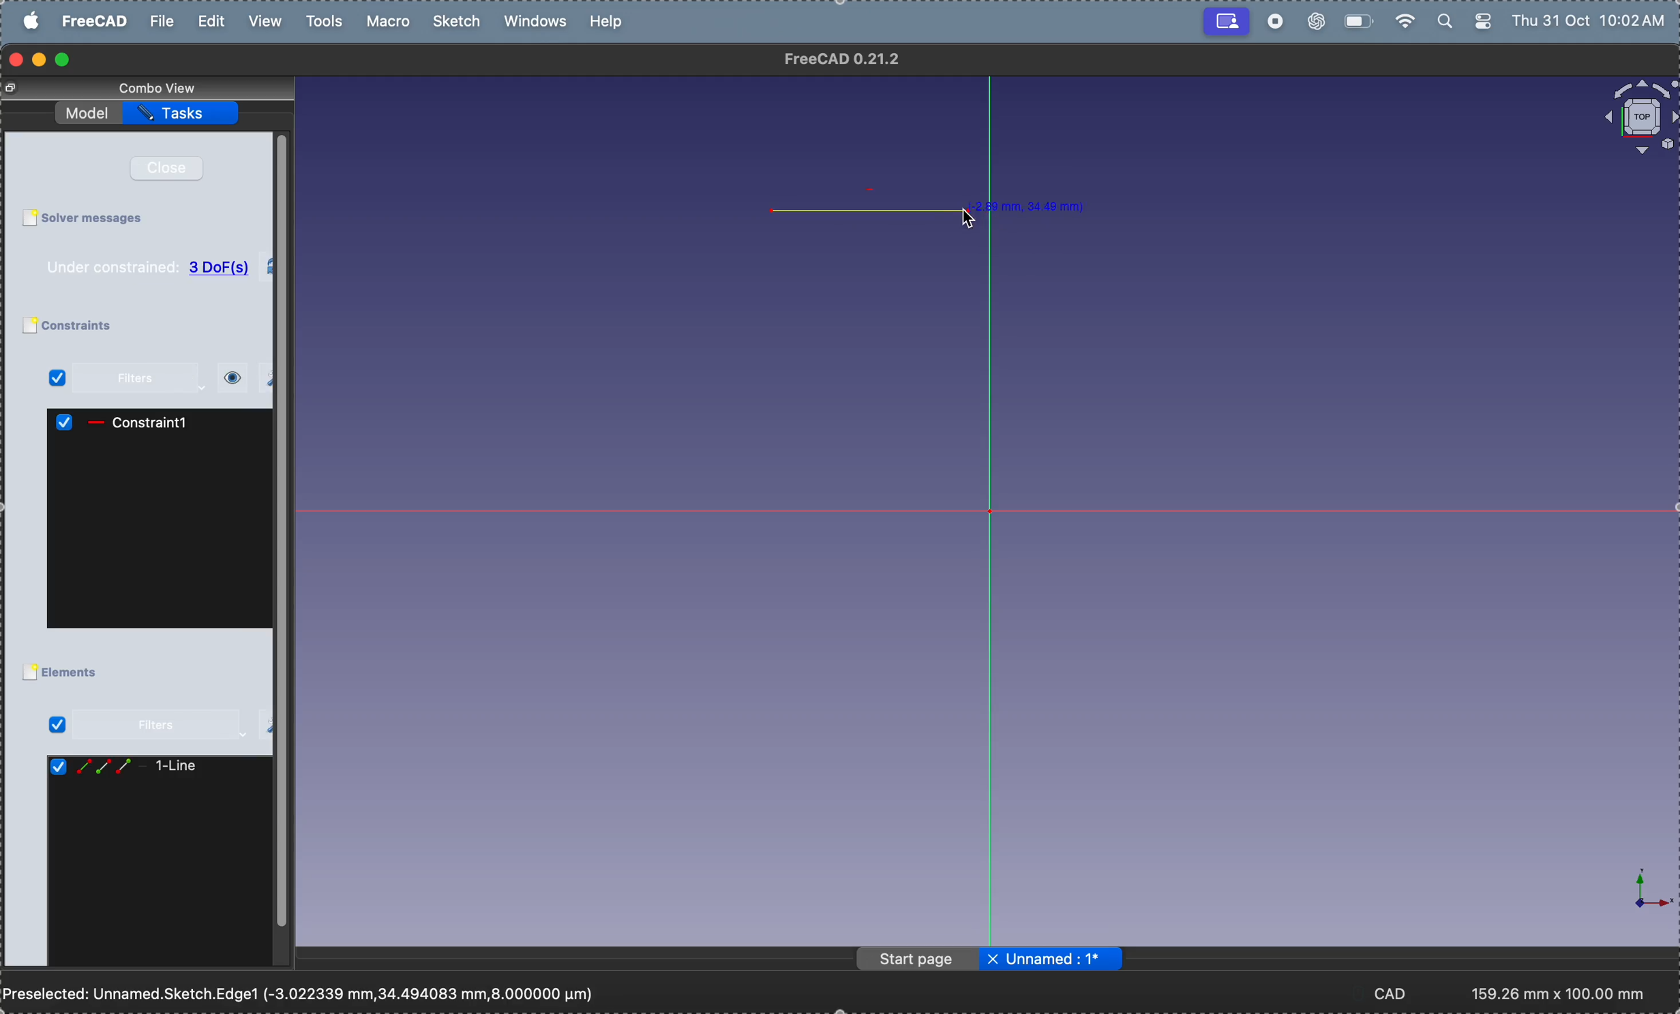 The image size is (1680, 1014). I want to click on free cad, so click(97, 20).